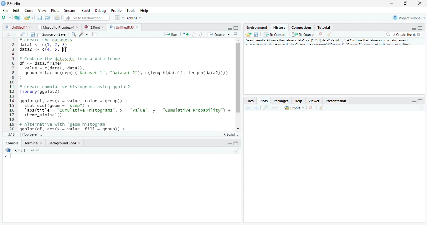  Describe the element at coordinates (279, 27) in the screenshot. I see `History` at that location.